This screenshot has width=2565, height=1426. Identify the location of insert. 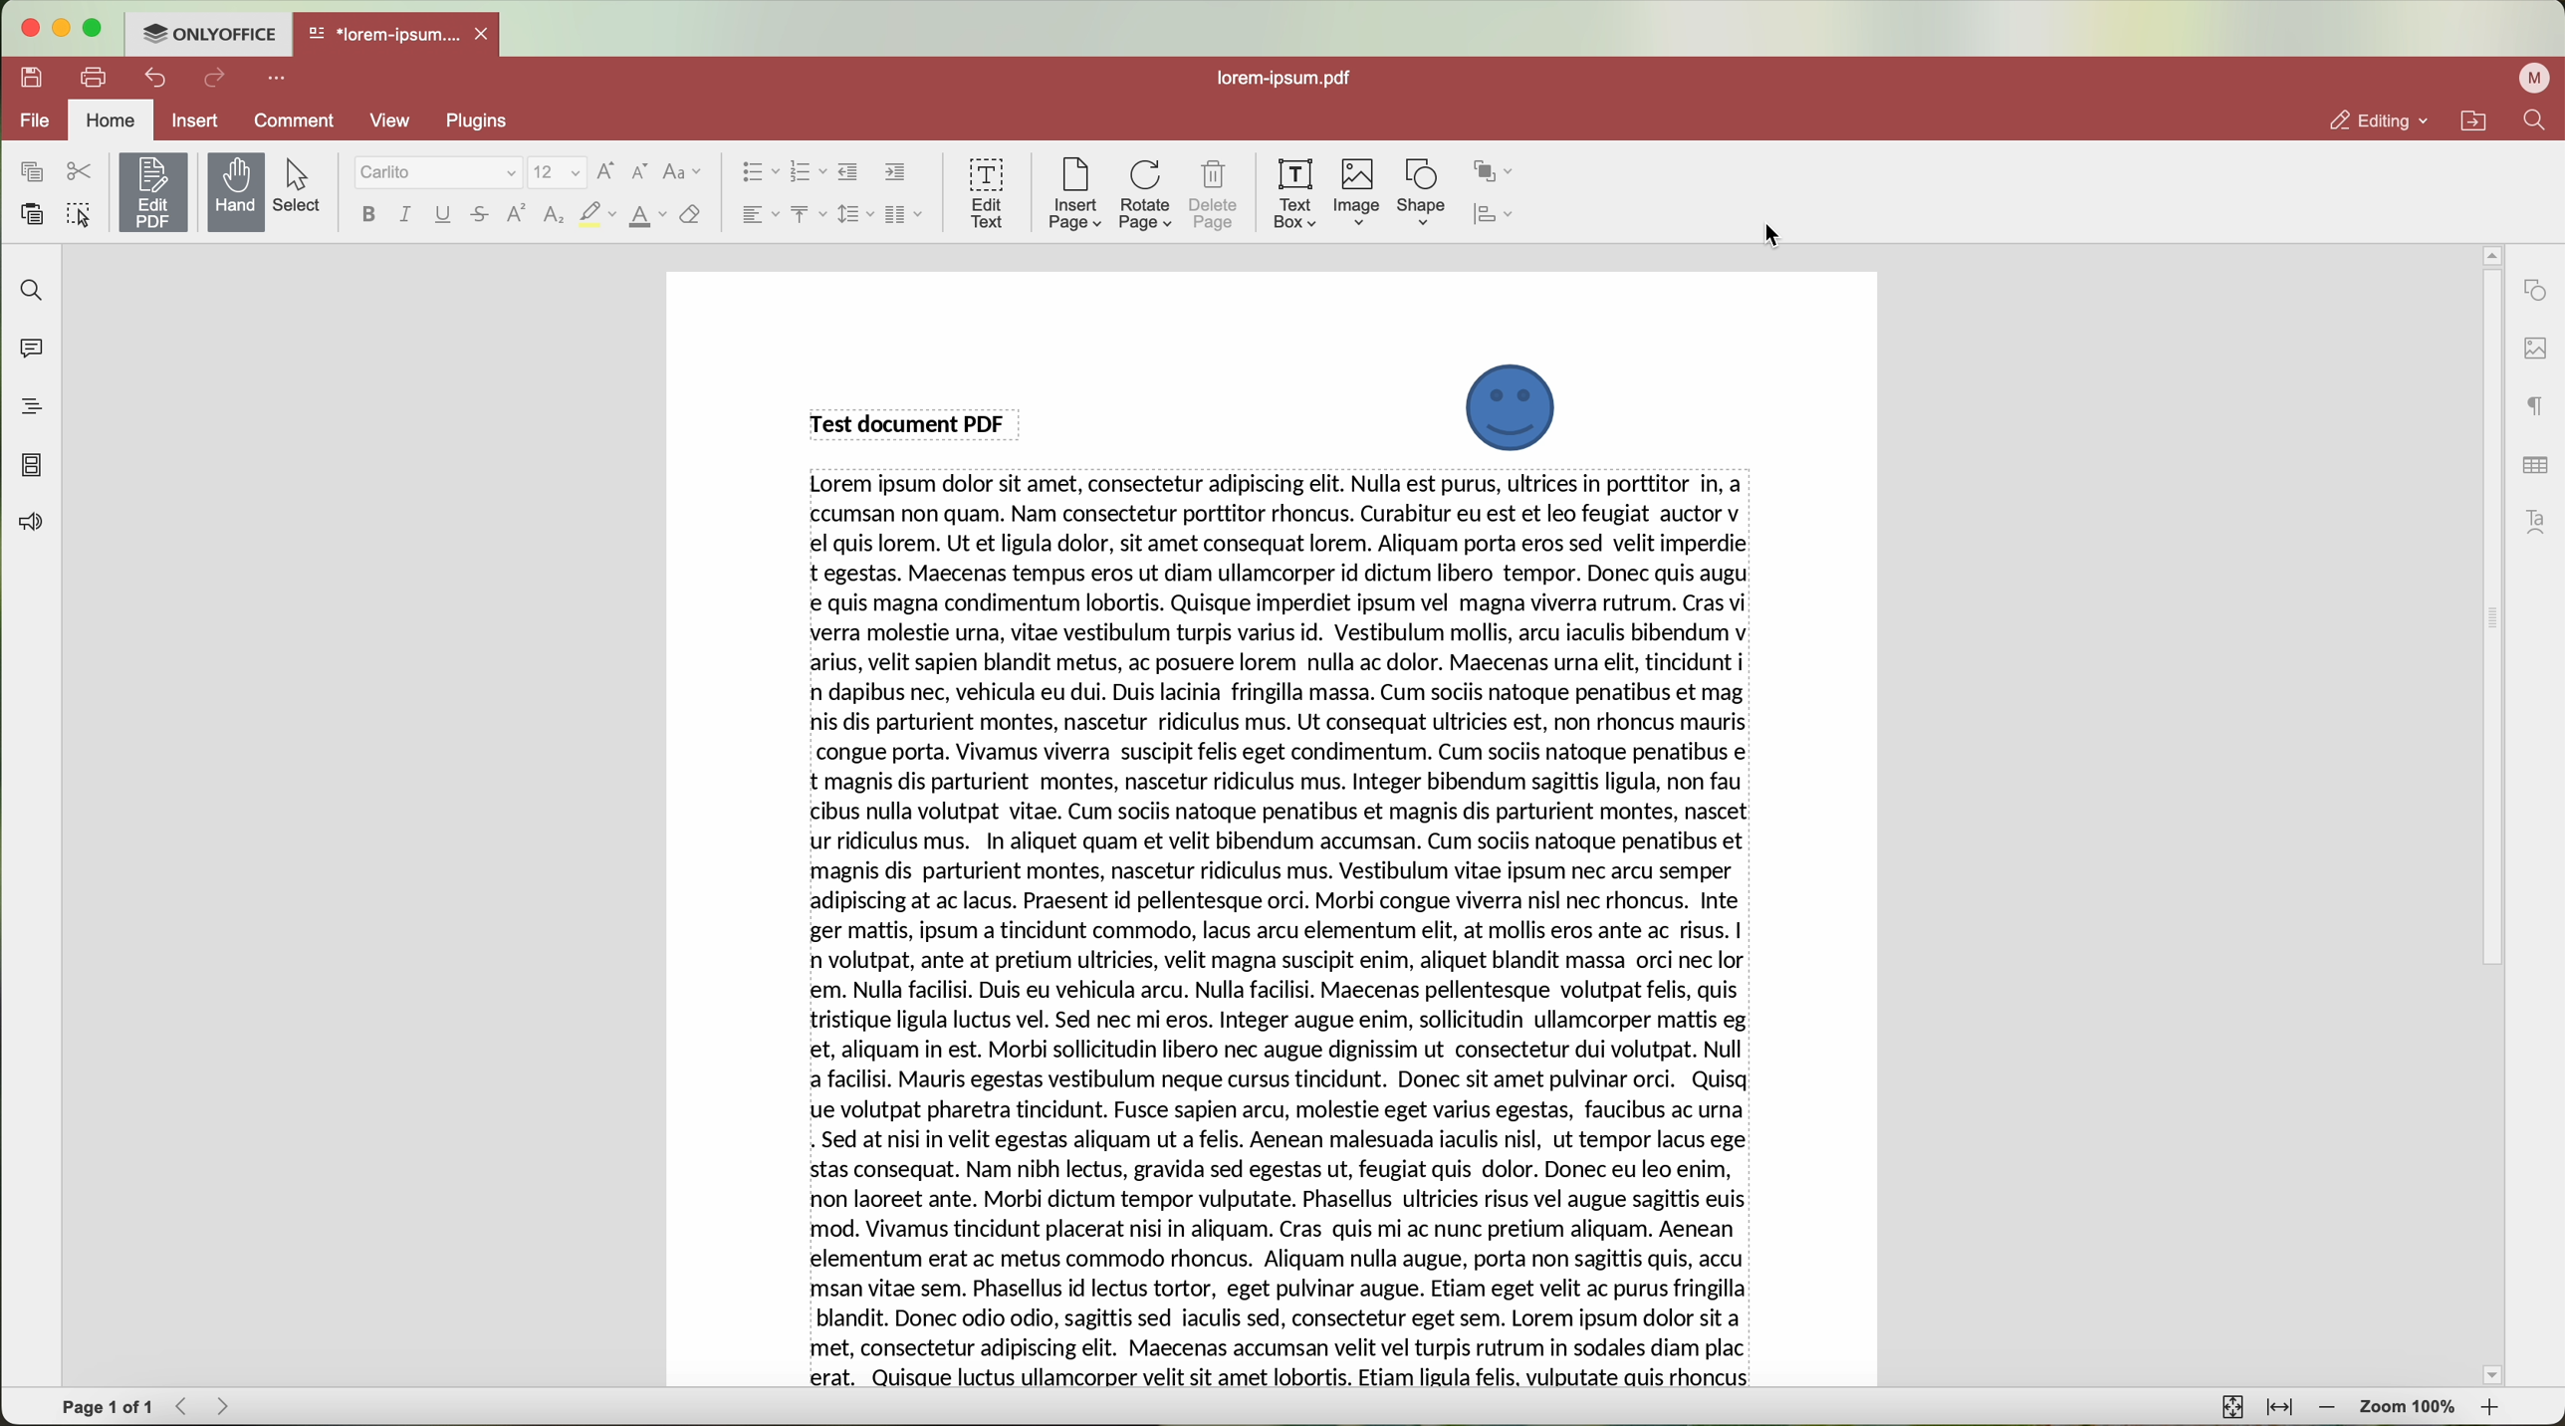
(197, 119).